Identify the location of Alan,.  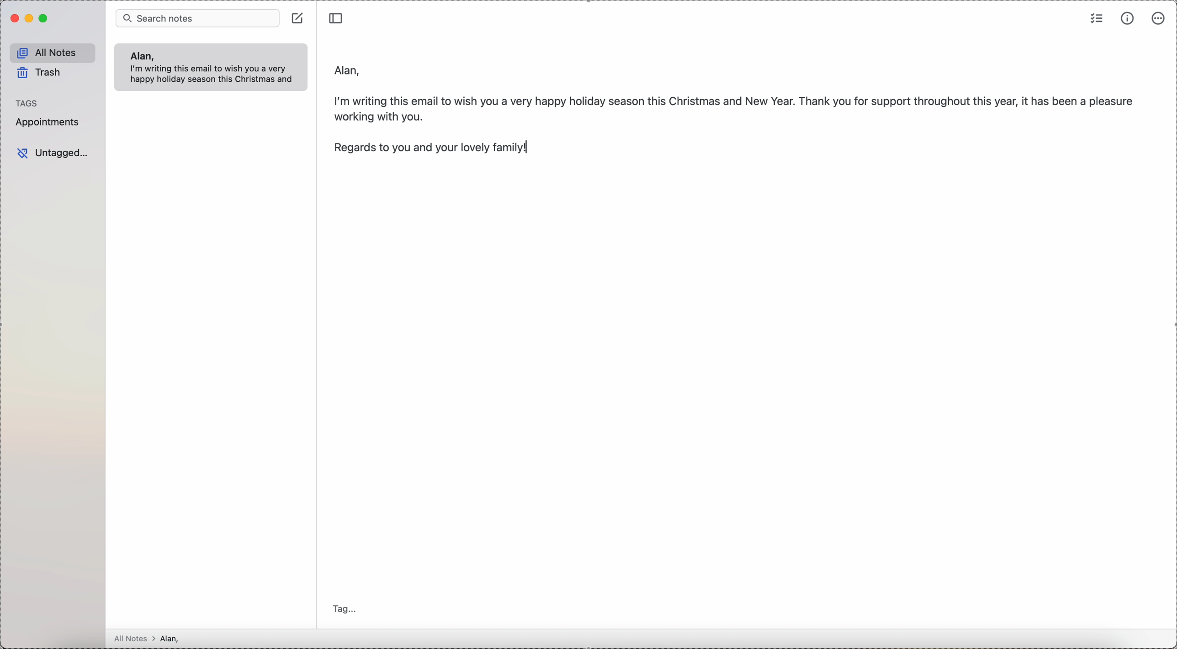
(348, 68).